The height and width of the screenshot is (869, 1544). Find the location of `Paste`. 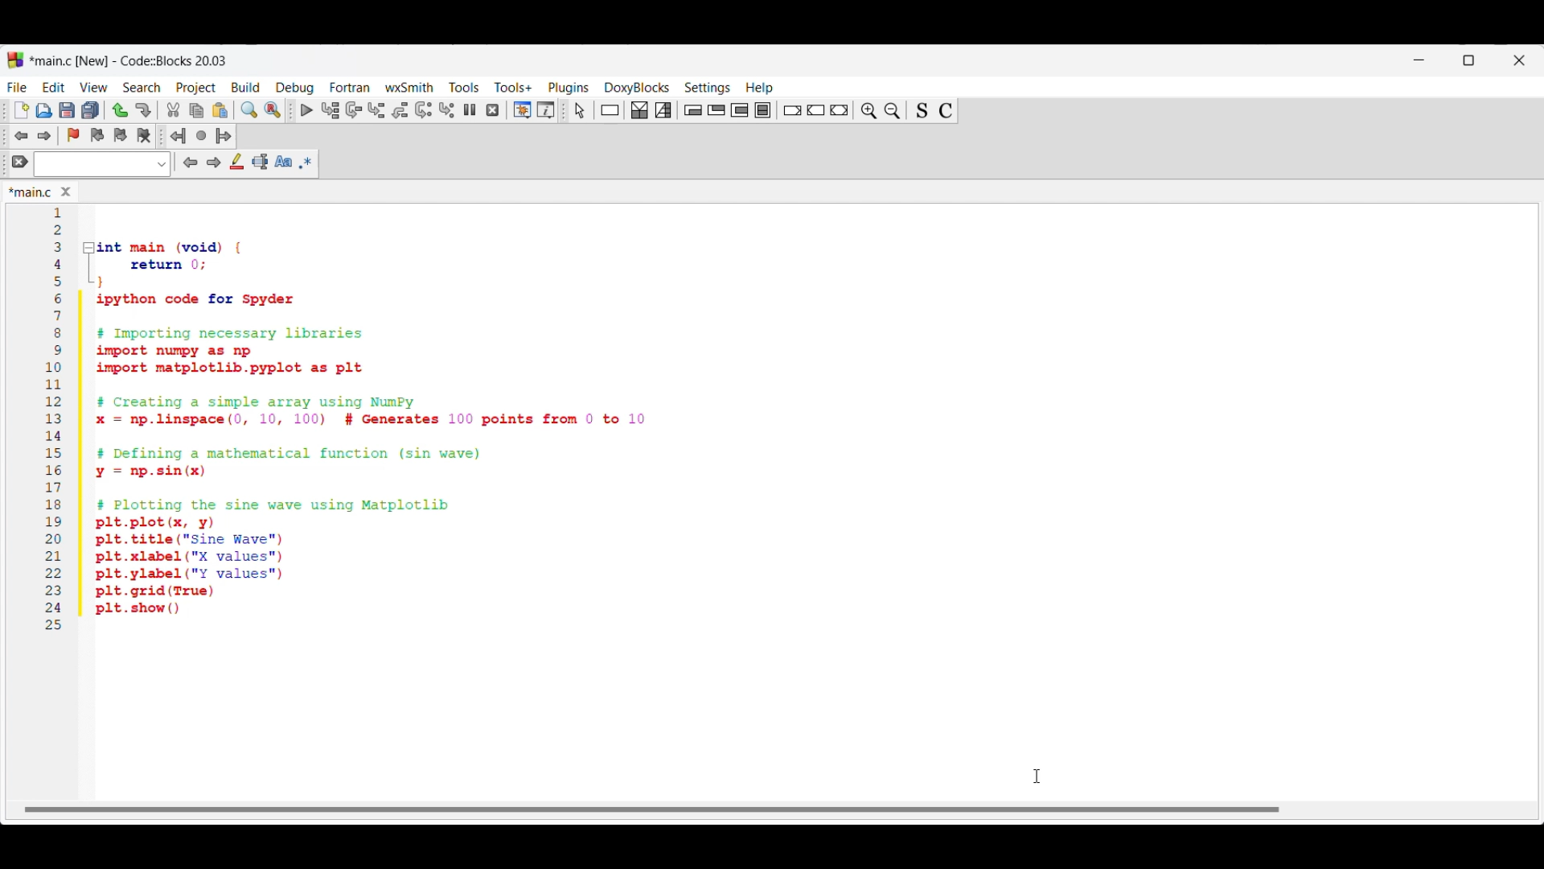

Paste is located at coordinates (220, 110).